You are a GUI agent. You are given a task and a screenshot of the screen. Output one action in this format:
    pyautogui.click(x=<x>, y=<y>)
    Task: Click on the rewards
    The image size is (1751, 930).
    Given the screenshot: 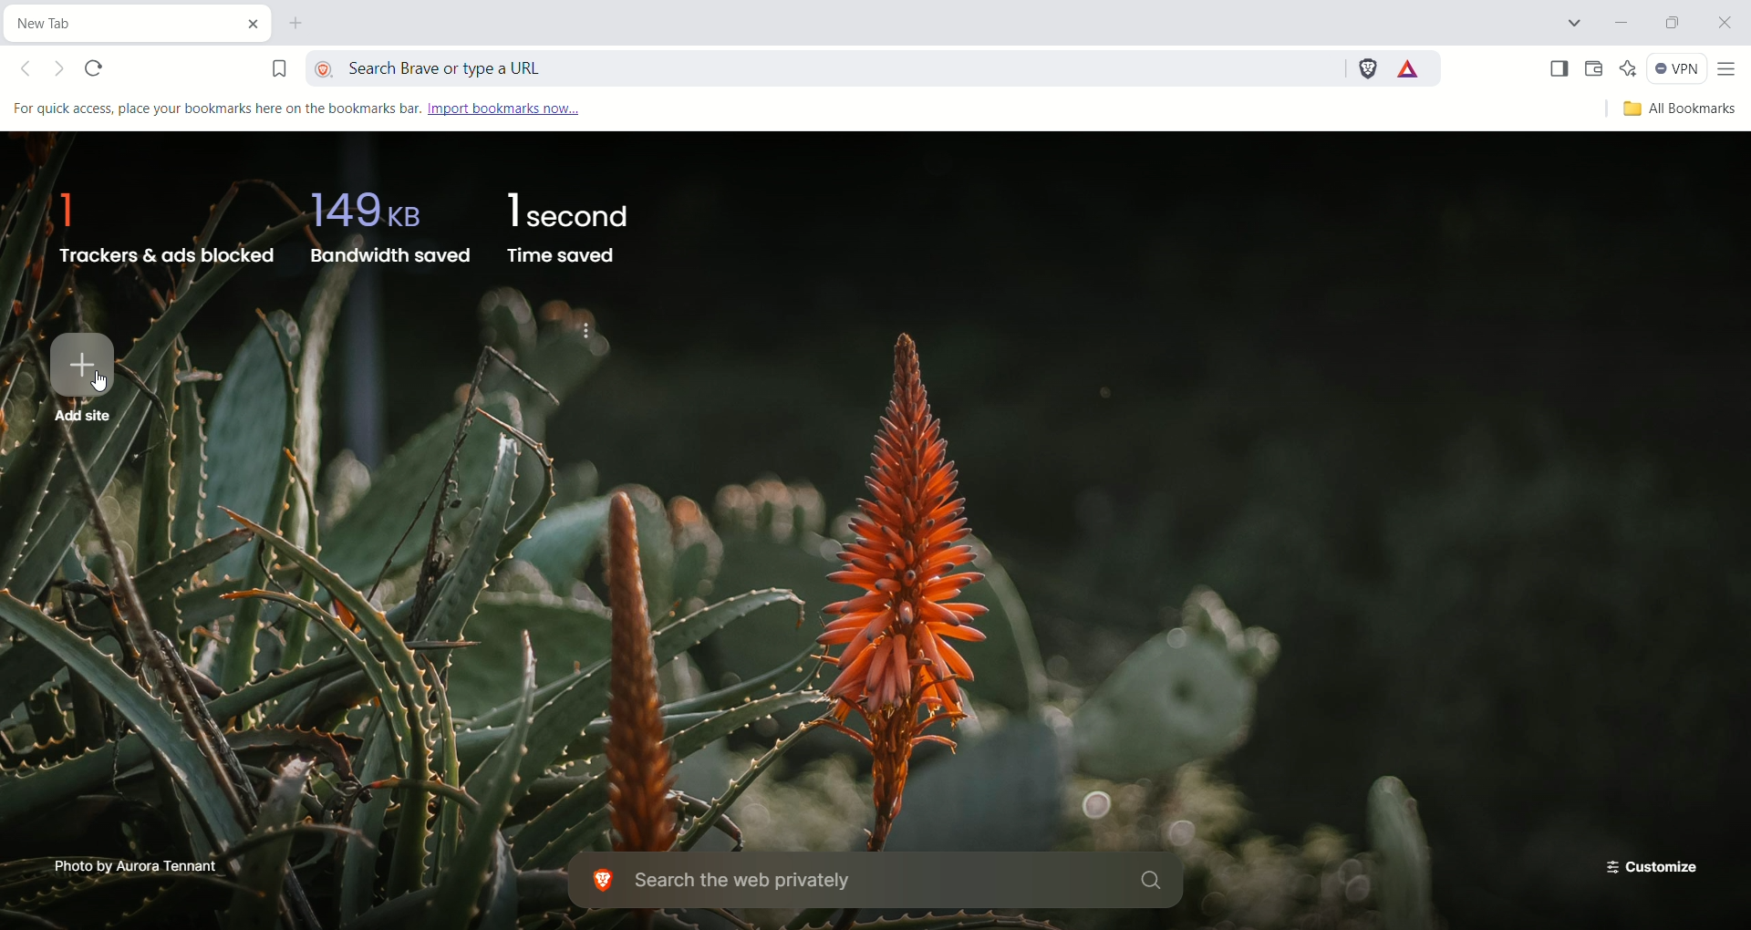 What is the action you would take?
    pyautogui.click(x=1410, y=69)
    